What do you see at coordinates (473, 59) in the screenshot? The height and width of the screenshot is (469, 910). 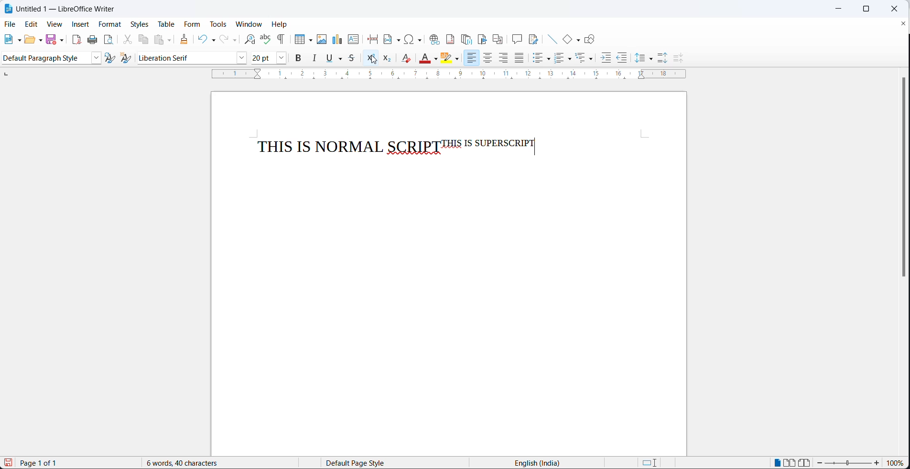 I see `text align left` at bounding box center [473, 59].